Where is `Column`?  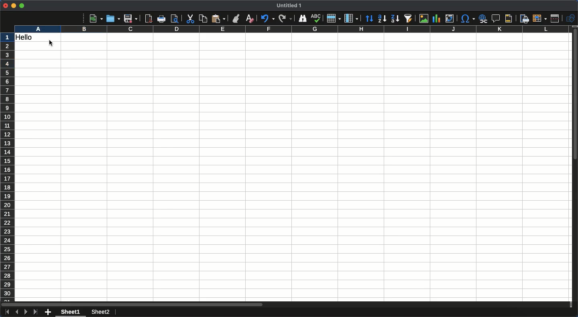 Column is located at coordinates (352, 18).